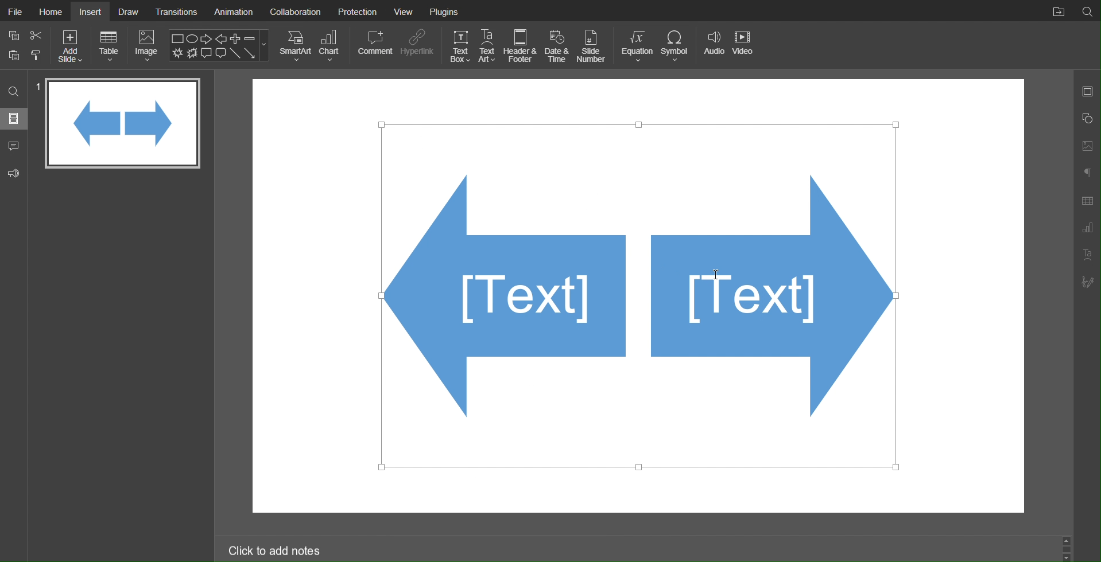 Image resolution: width=1101 pixels, height=562 pixels. Describe the element at coordinates (295, 46) in the screenshot. I see `SmartArt` at that location.